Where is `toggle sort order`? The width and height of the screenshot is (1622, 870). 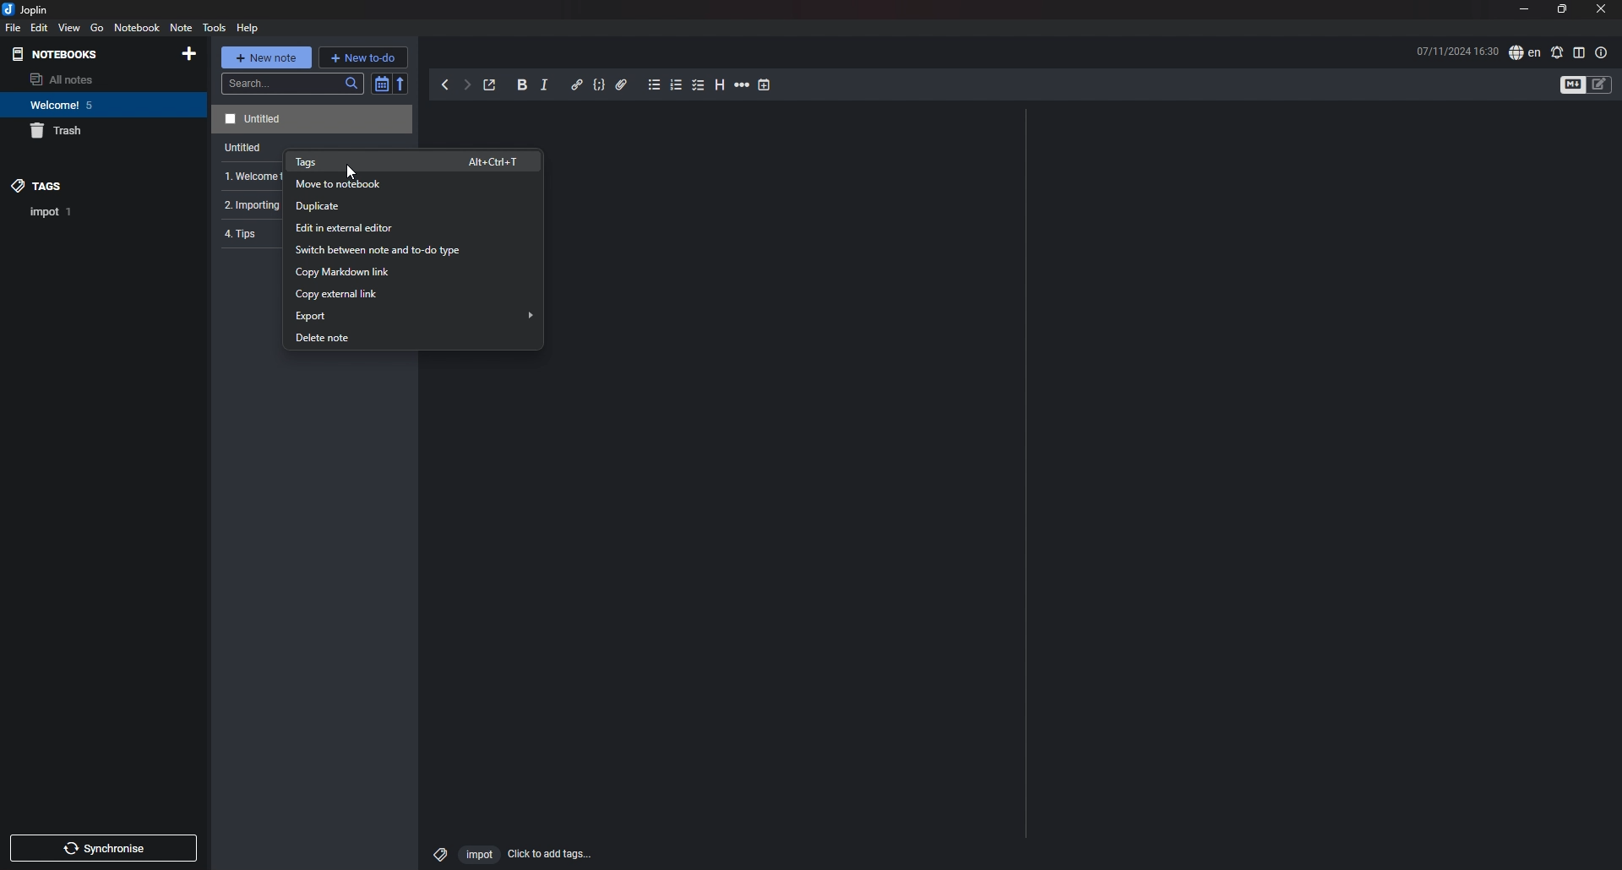 toggle sort order is located at coordinates (381, 84).